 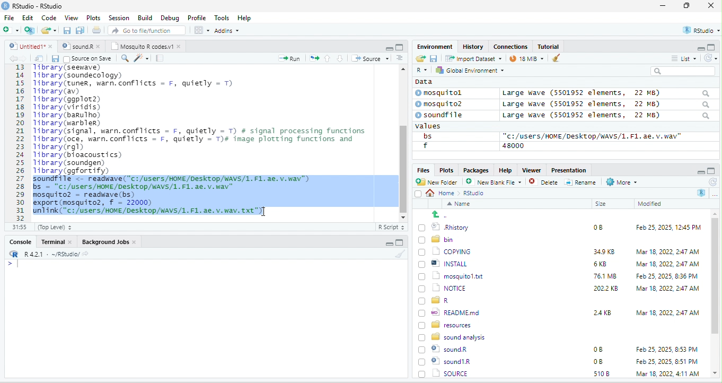 What do you see at coordinates (399, 57) in the screenshot?
I see `sort` at bounding box center [399, 57].